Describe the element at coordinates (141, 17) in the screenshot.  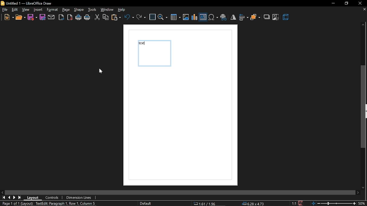
I see `redo` at that location.